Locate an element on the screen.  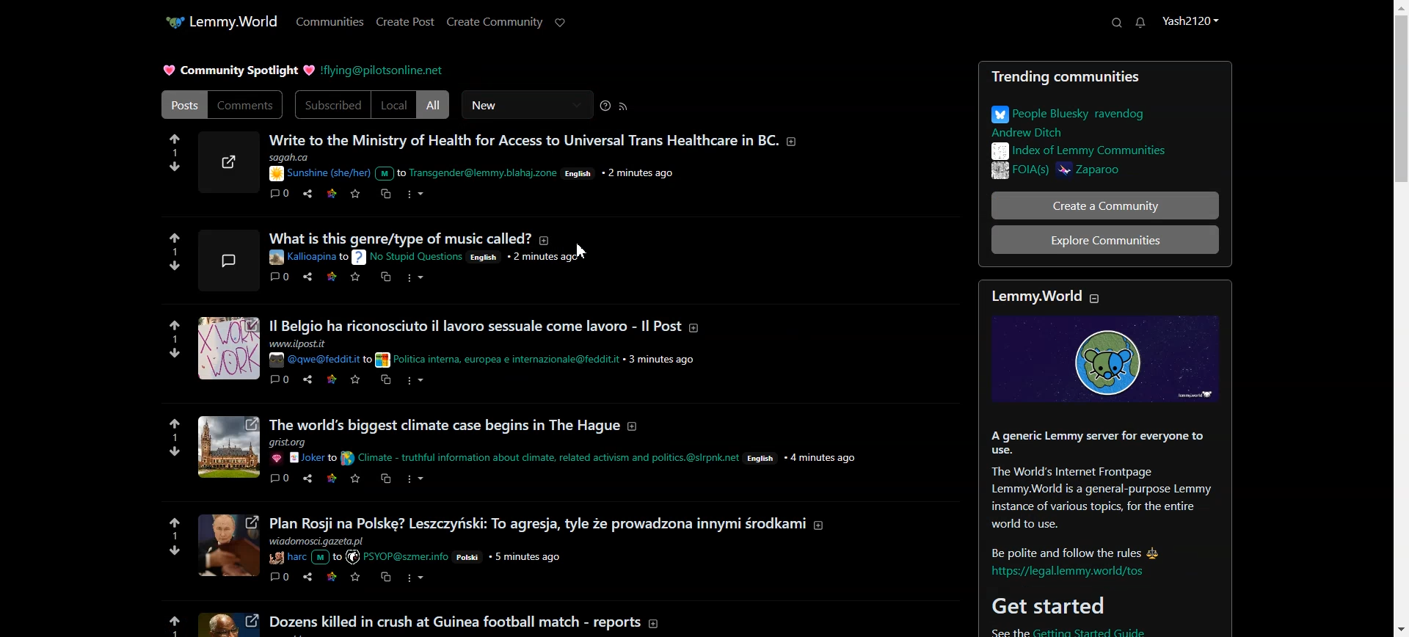
English is located at coordinates (743, 459).